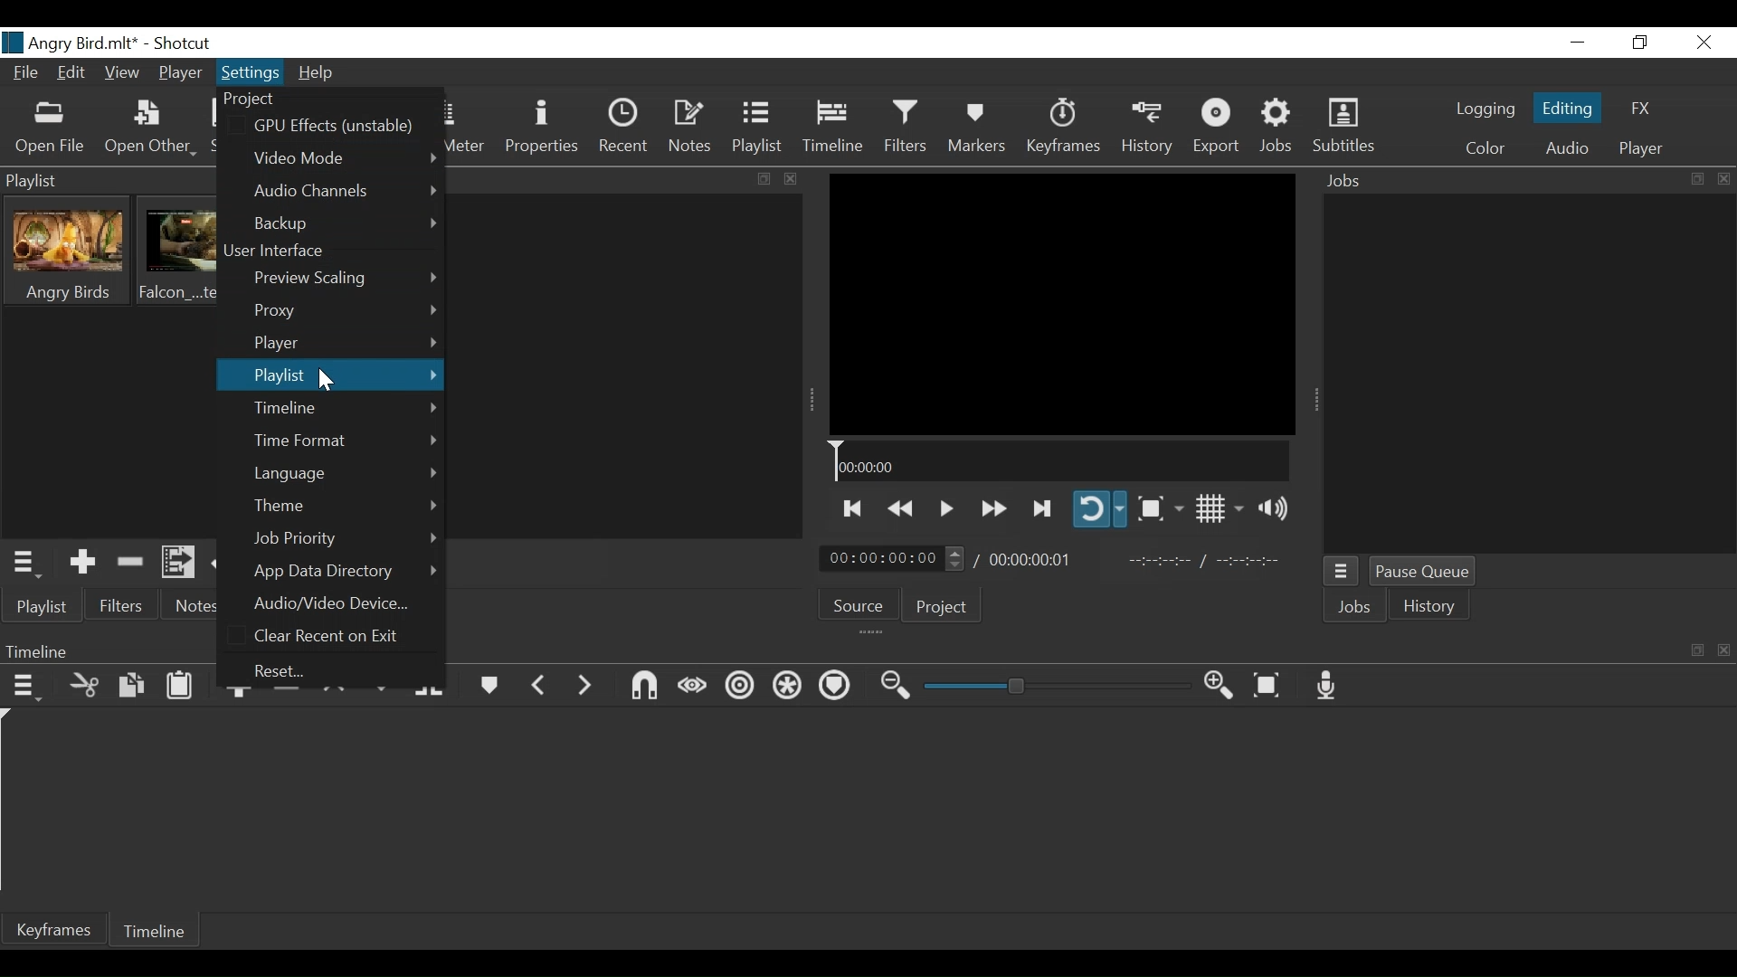 Image resolution: width=1737 pixels, height=977 pixels. Describe the element at coordinates (1641, 149) in the screenshot. I see `Player` at that location.